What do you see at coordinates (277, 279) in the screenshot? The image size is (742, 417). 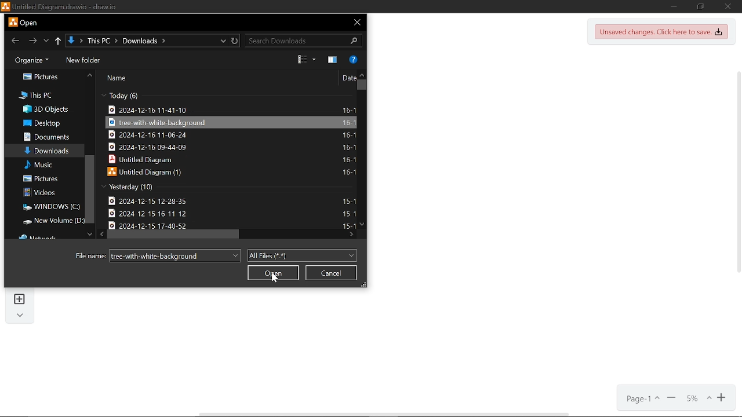 I see `cursor` at bounding box center [277, 279].